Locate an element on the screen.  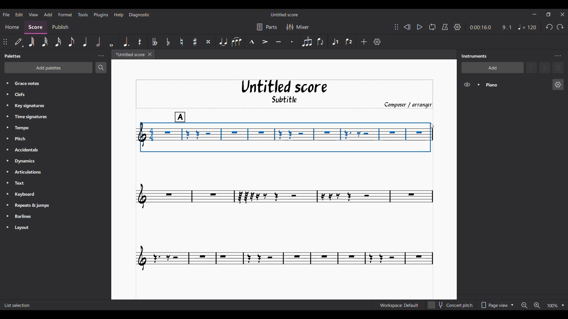
Key signatures. is located at coordinates (35, 106).